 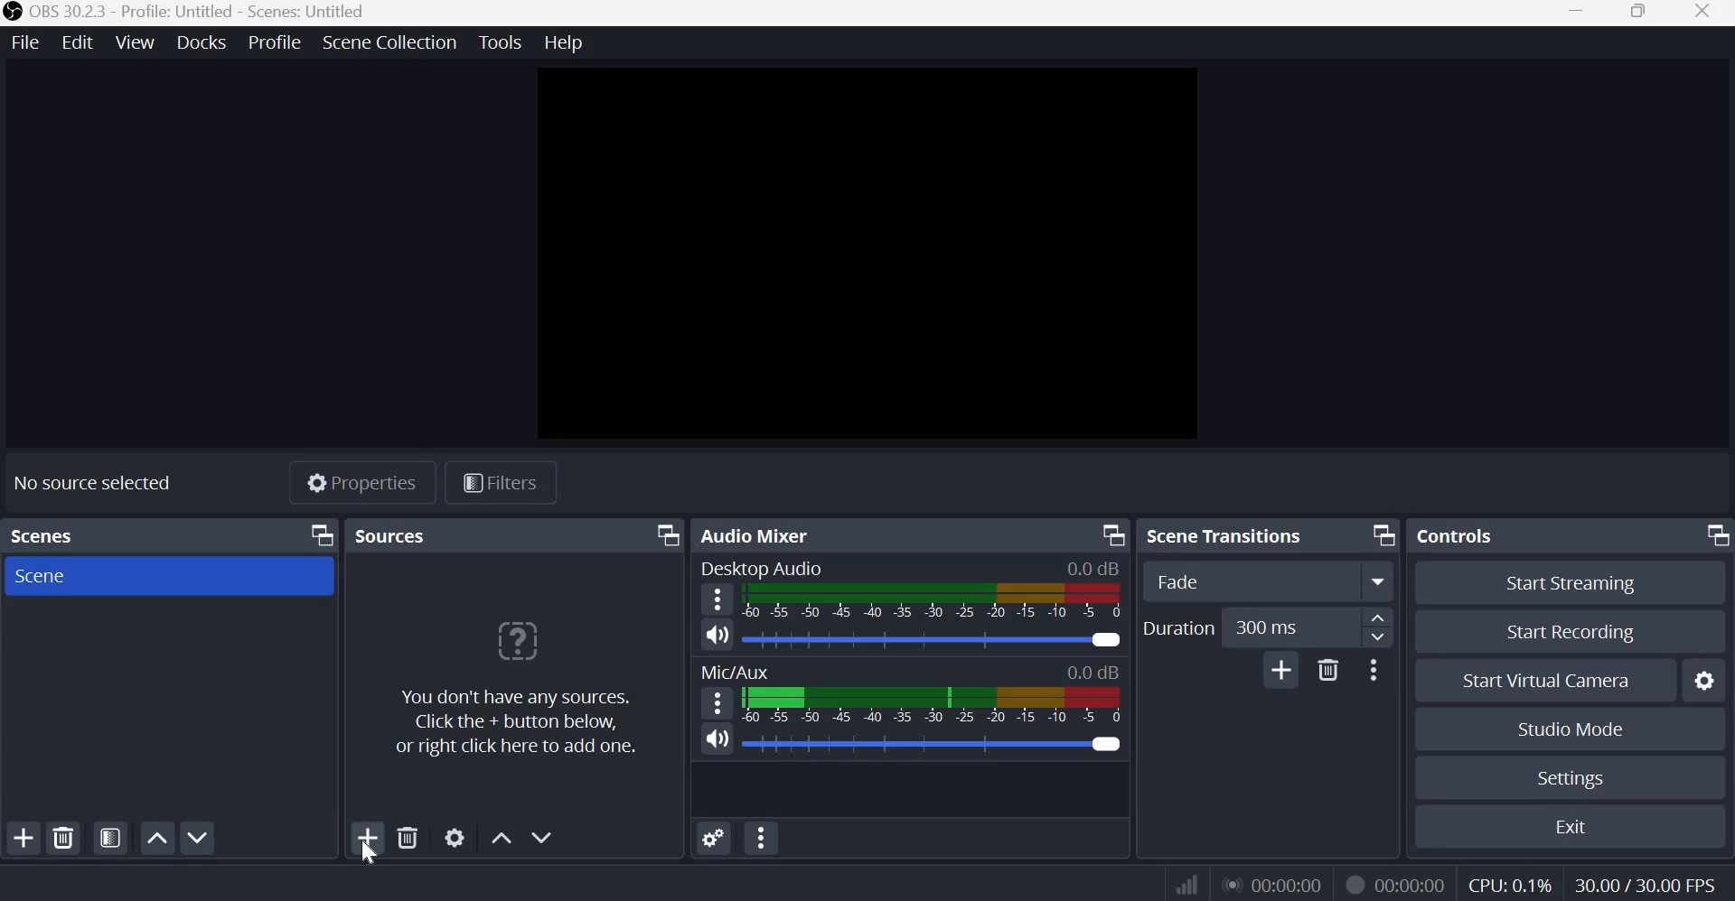 I want to click on Start streaming, so click(x=1571, y=583).